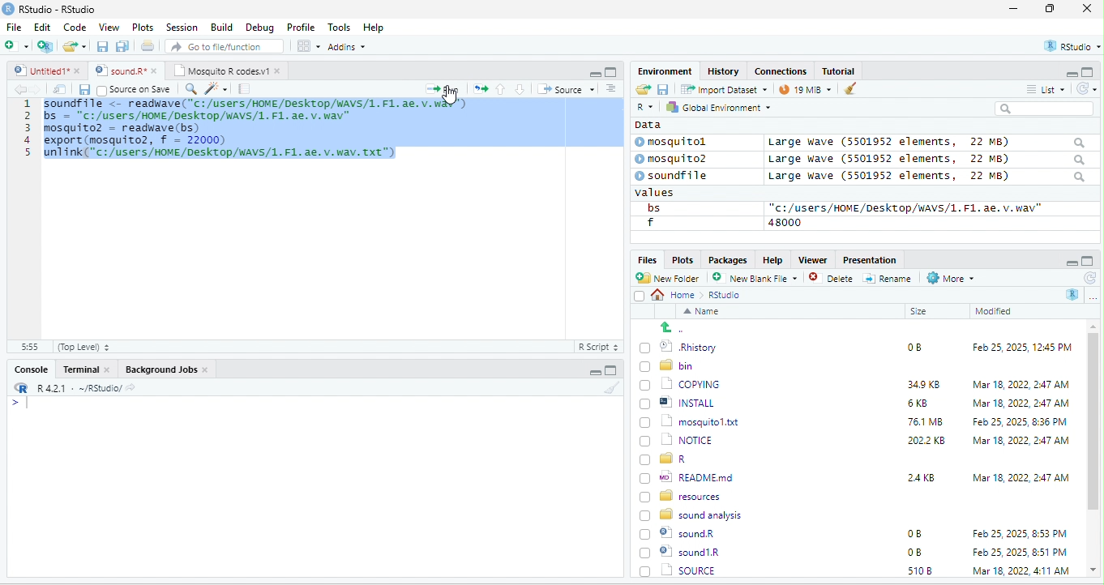 This screenshot has width=1104, height=585. What do you see at coordinates (646, 124) in the screenshot?
I see `data` at bounding box center [646, 124].